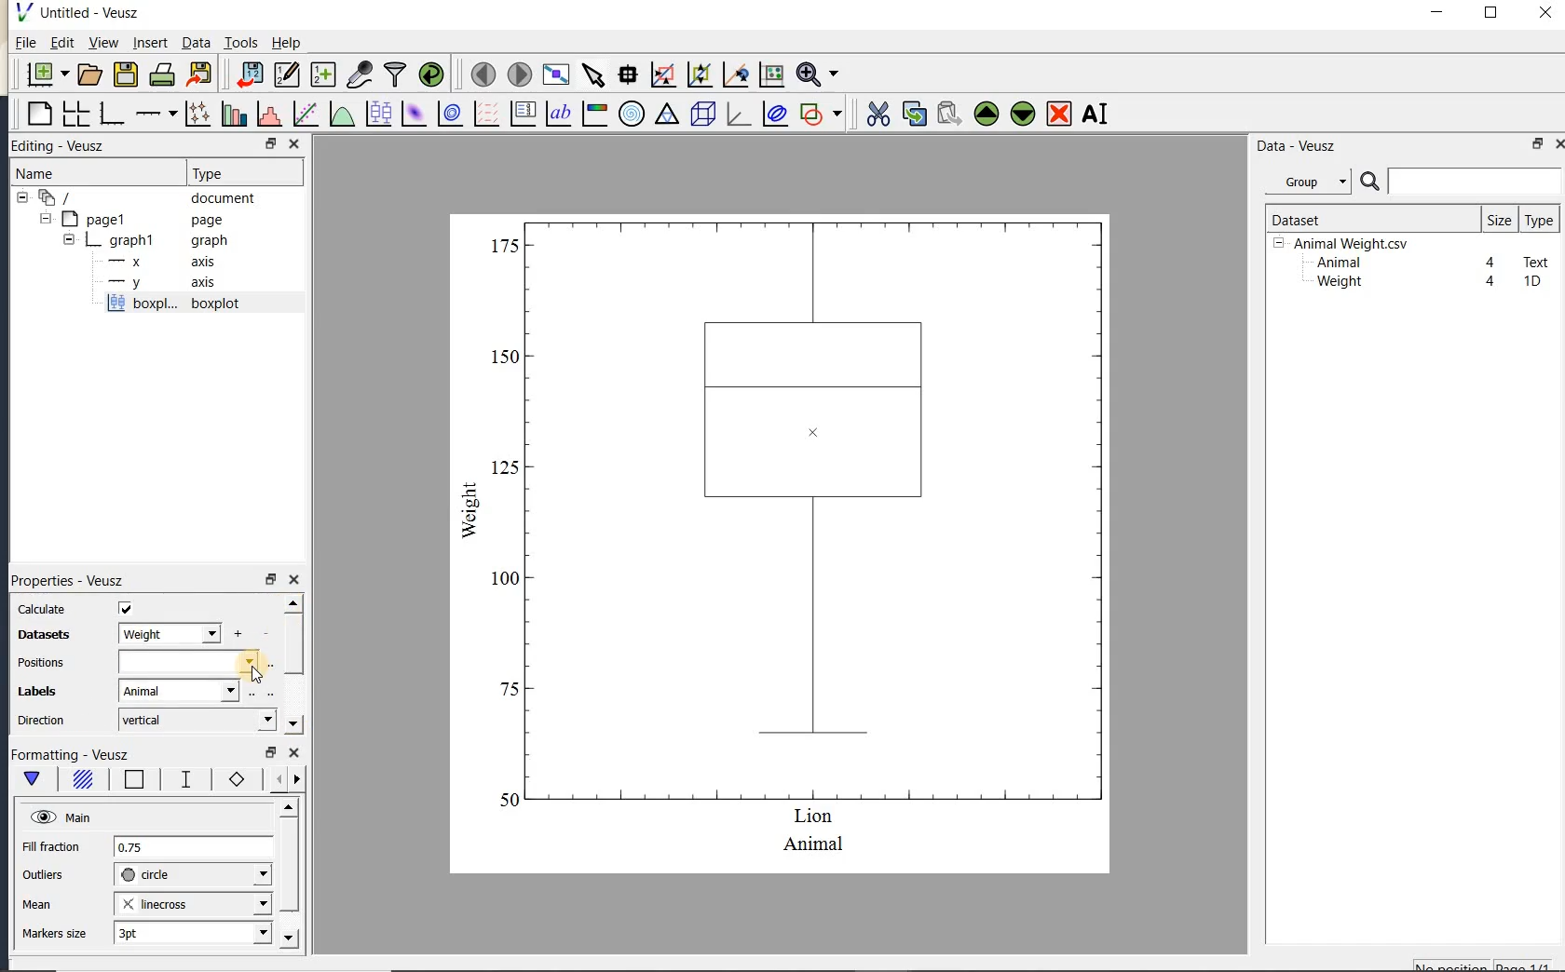 This screenshot has height=972, width=1565. I want to click on insert, so click(150, 42).